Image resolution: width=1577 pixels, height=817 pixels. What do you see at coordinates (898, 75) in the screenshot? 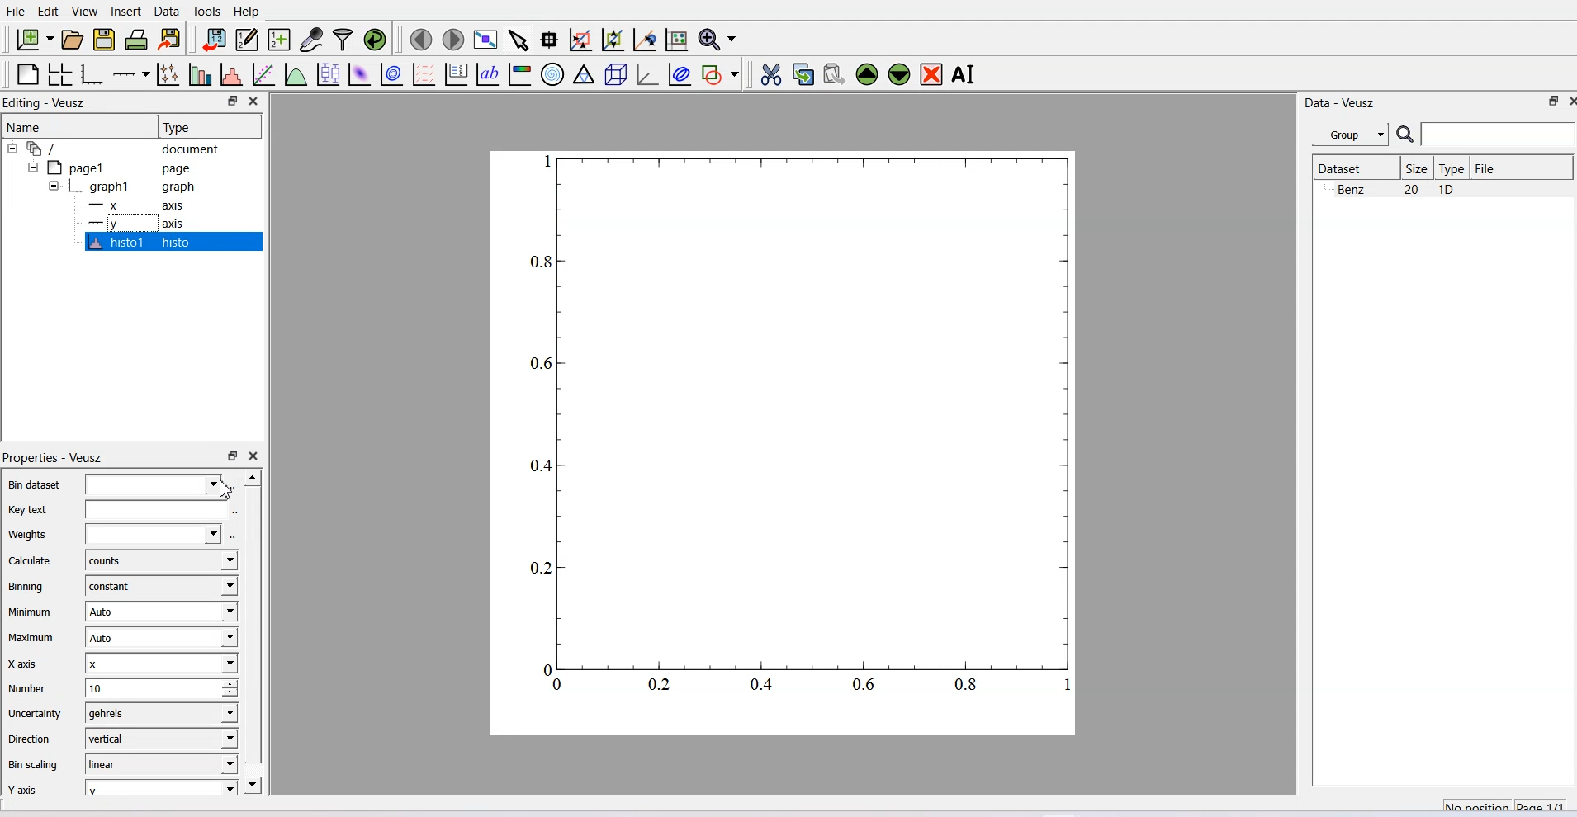
I see `Move the selected widget down` at bounding box center [898, 75].